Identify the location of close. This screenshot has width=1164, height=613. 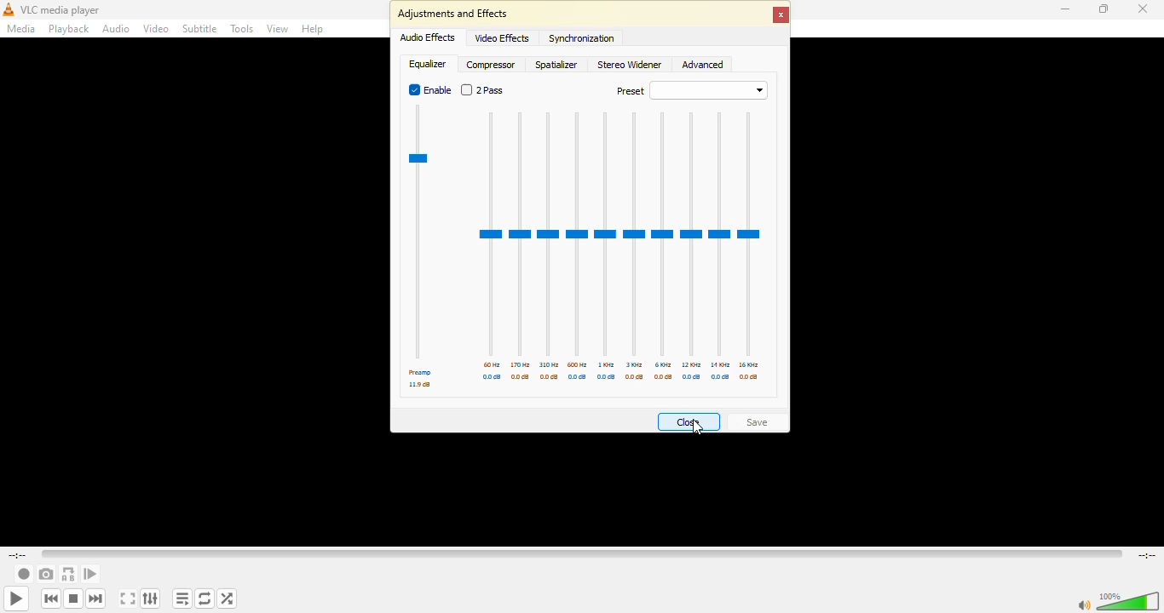
(1146, 9).